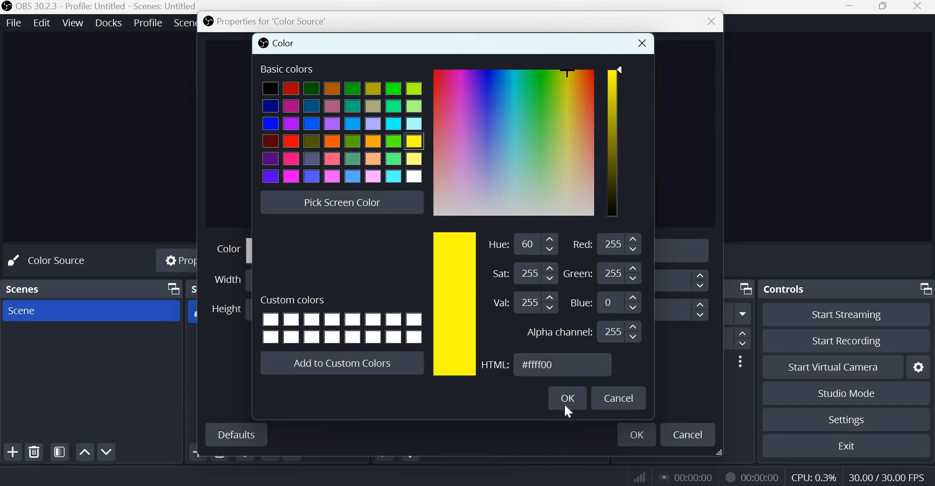 The image size is (935, 486). Describe the element at coordinates (344, 363) in the screenshot. I see `Add to custom colors` at that location.